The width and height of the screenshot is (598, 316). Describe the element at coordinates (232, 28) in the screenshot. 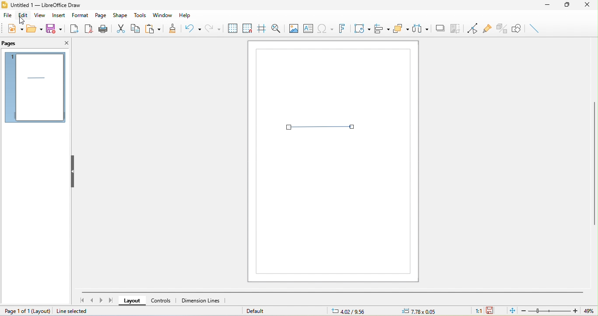

I see `display to grids` at that location.